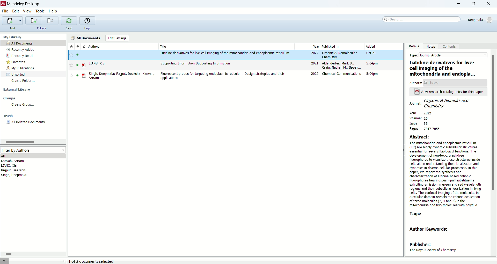 The width and height of the screenshot is (497, 264). I want to click on all deleted documents, so click(25, 122).